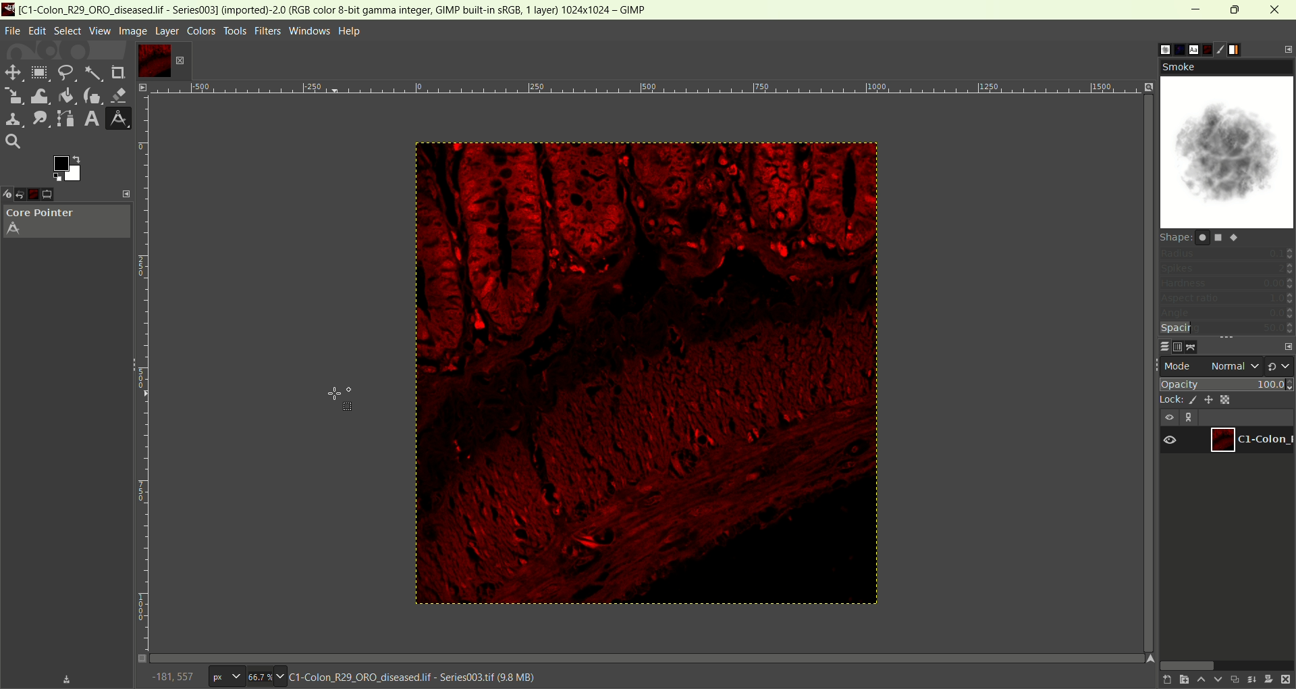 The image size is (1296, 689). I want to click on scale bar, so click(148, 367).